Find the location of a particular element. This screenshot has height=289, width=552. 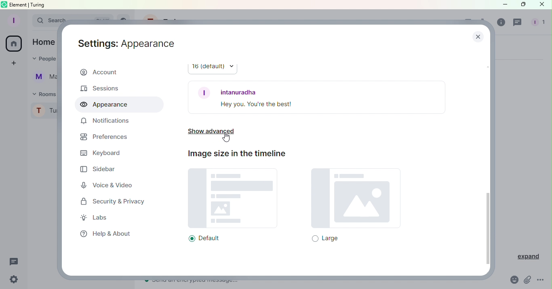

Prefrences is located at coordinates (103, 137).